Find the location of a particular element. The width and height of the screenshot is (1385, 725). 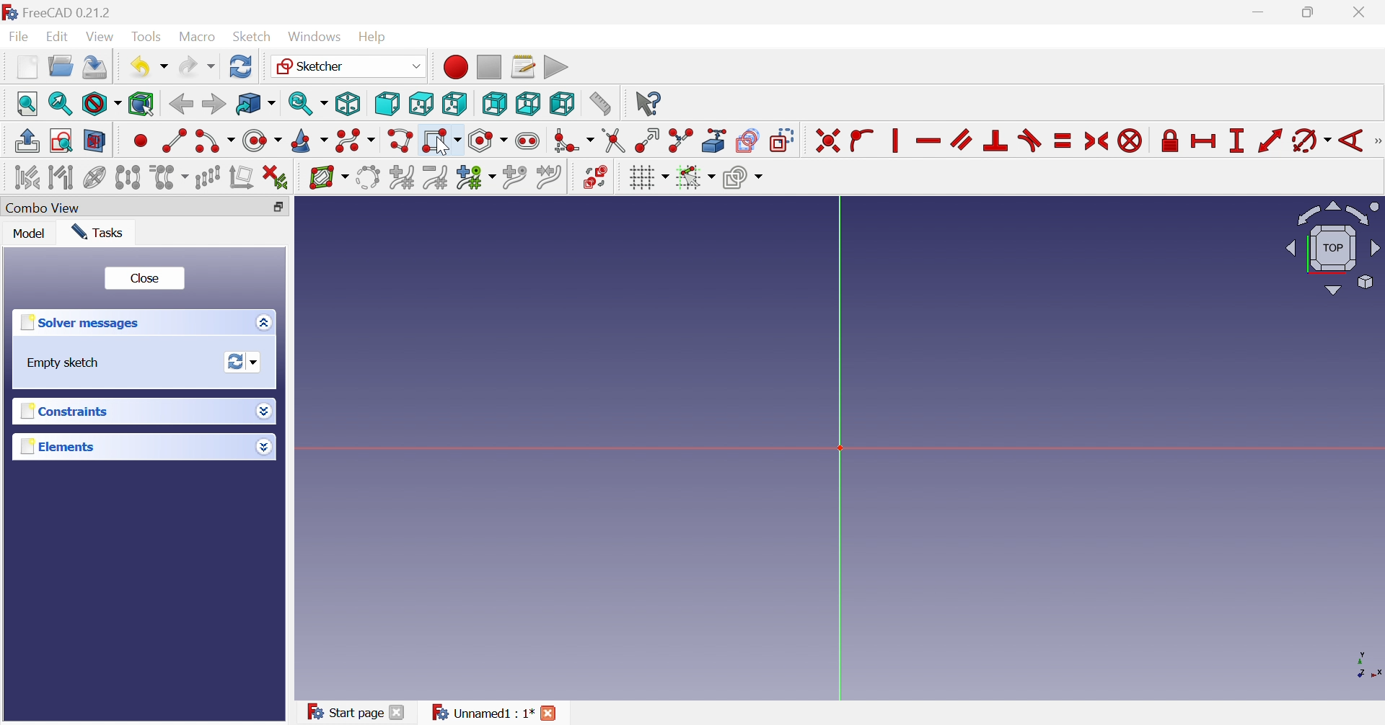

Constrain perpendicular is located at coordinates (996, 140).